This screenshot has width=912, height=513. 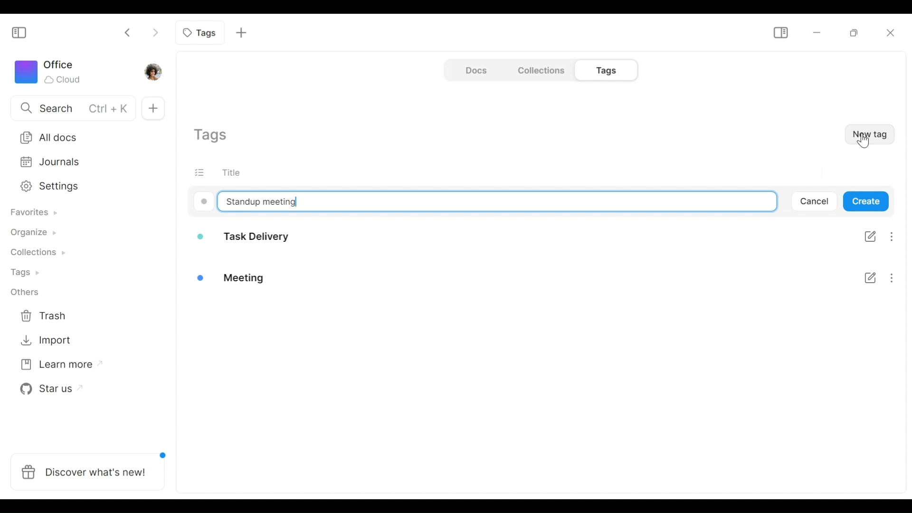 I want to click on Profile photo, so click(x=152, y=71).